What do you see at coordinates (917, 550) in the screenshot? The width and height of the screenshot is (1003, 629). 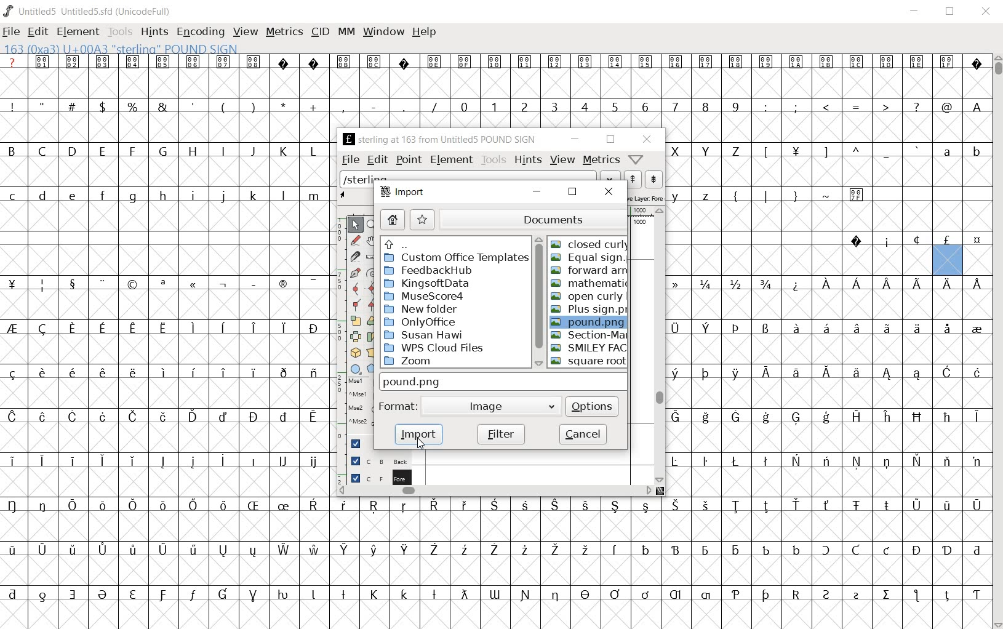 I see `Symbol` at bounding box center [917, 550].